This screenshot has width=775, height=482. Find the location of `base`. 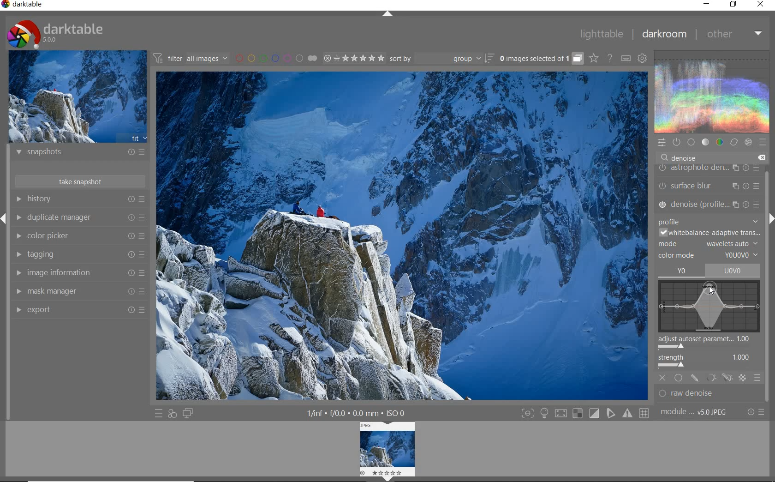

base is located at coordinates (691, 142).